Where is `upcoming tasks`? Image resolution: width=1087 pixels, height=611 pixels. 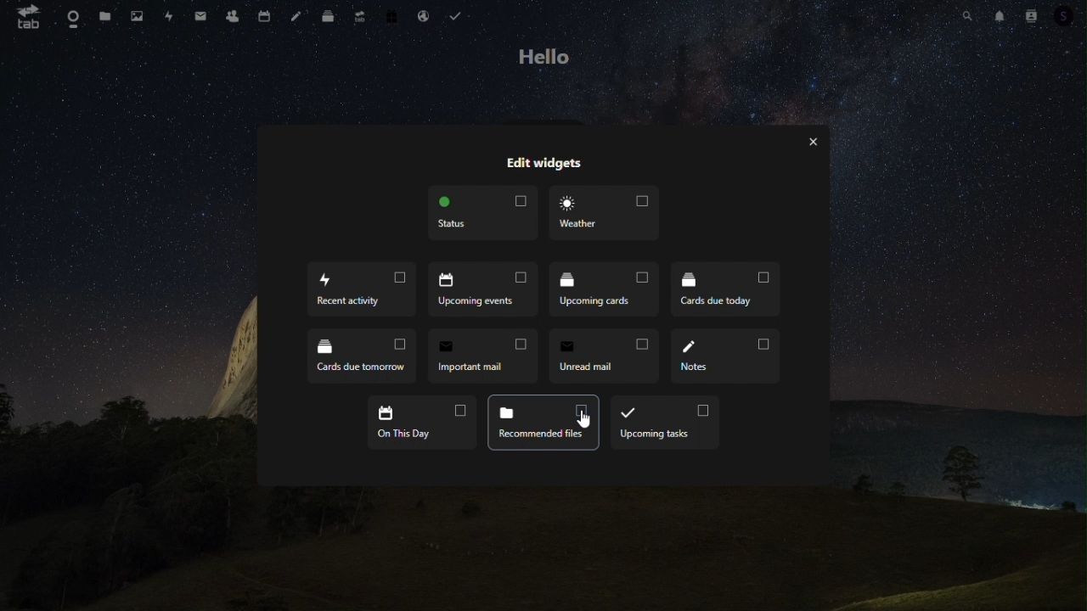 upcoming tasks is located at coordinates (665, 423).